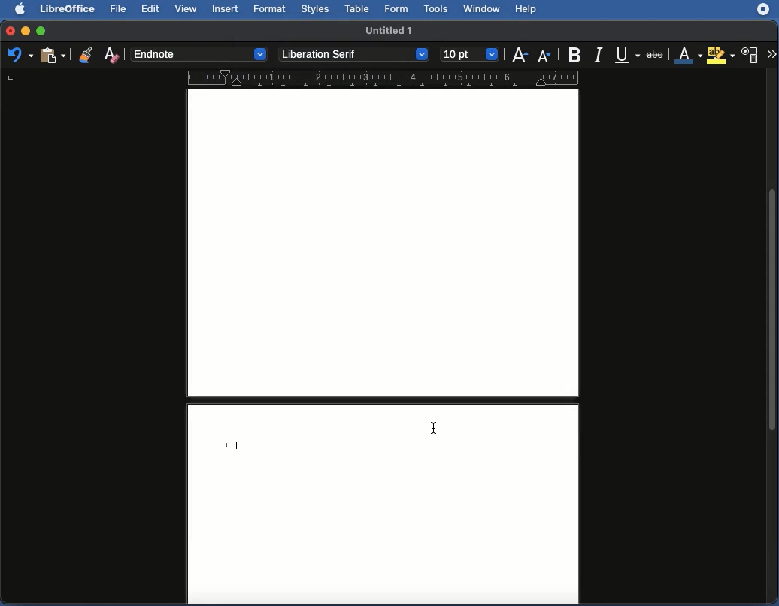  What do you see at coordinates (750, 56) in the screenshot?
I see `Character` at bounding box center [750, 56].